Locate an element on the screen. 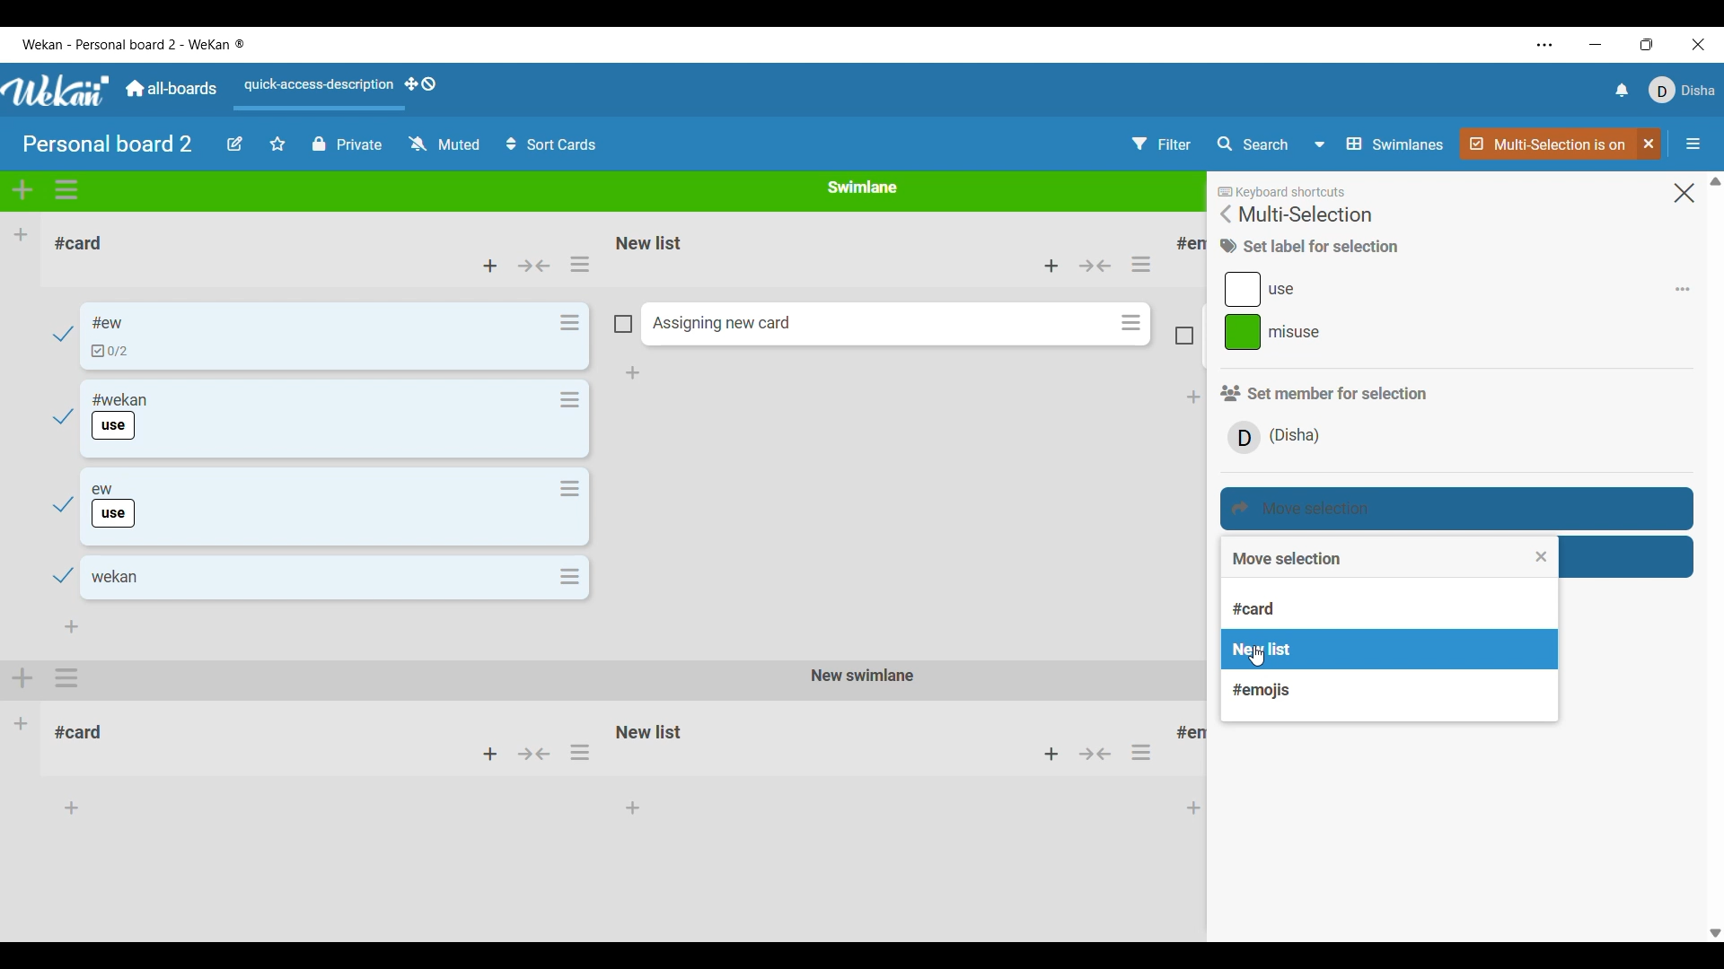 The height and width of the screenshot is (969, 1724). Close list is located at coordinates (1542, 556).